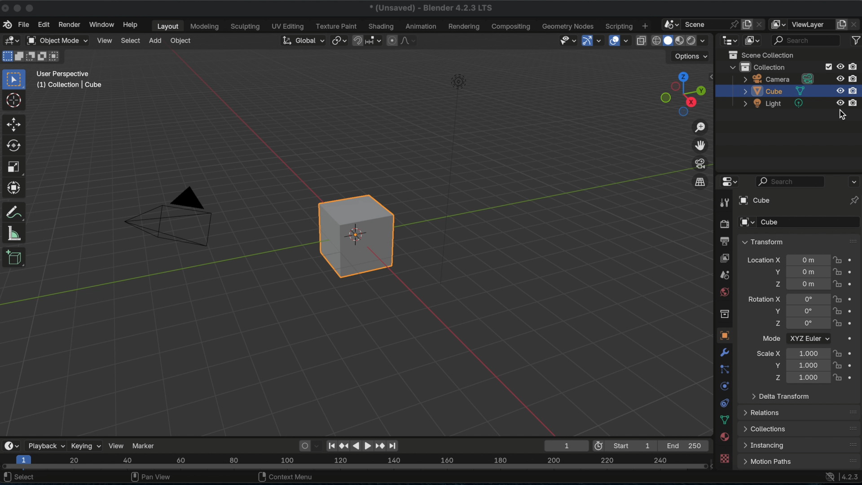 This screenshot has height=485, width=862. I want to click on sidebar , so click(713, 75).